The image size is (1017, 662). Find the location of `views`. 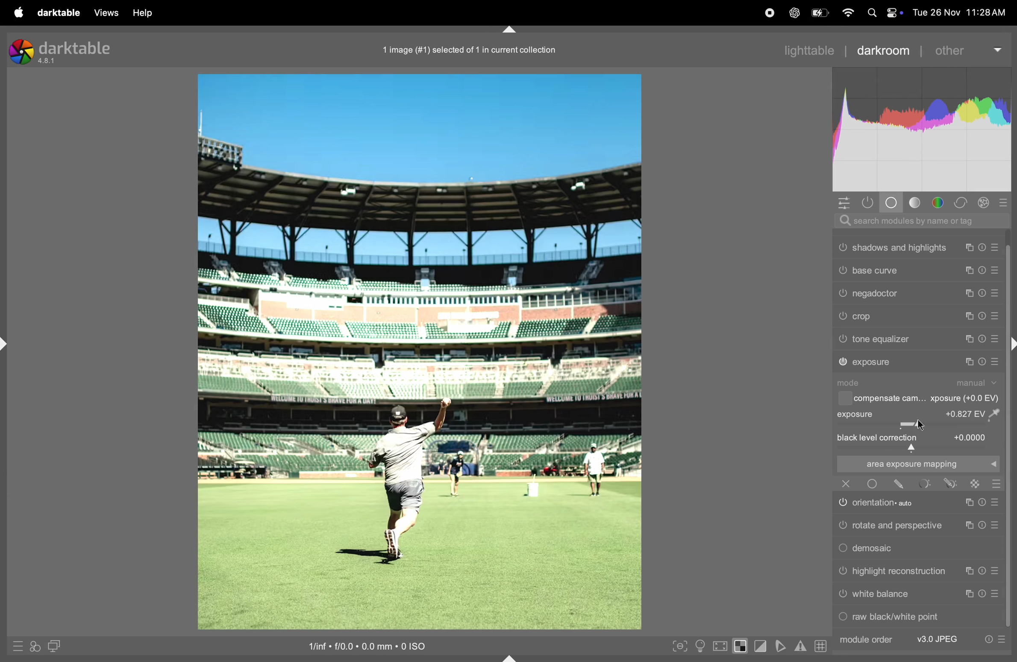

views is located at coordinates (104, 12).